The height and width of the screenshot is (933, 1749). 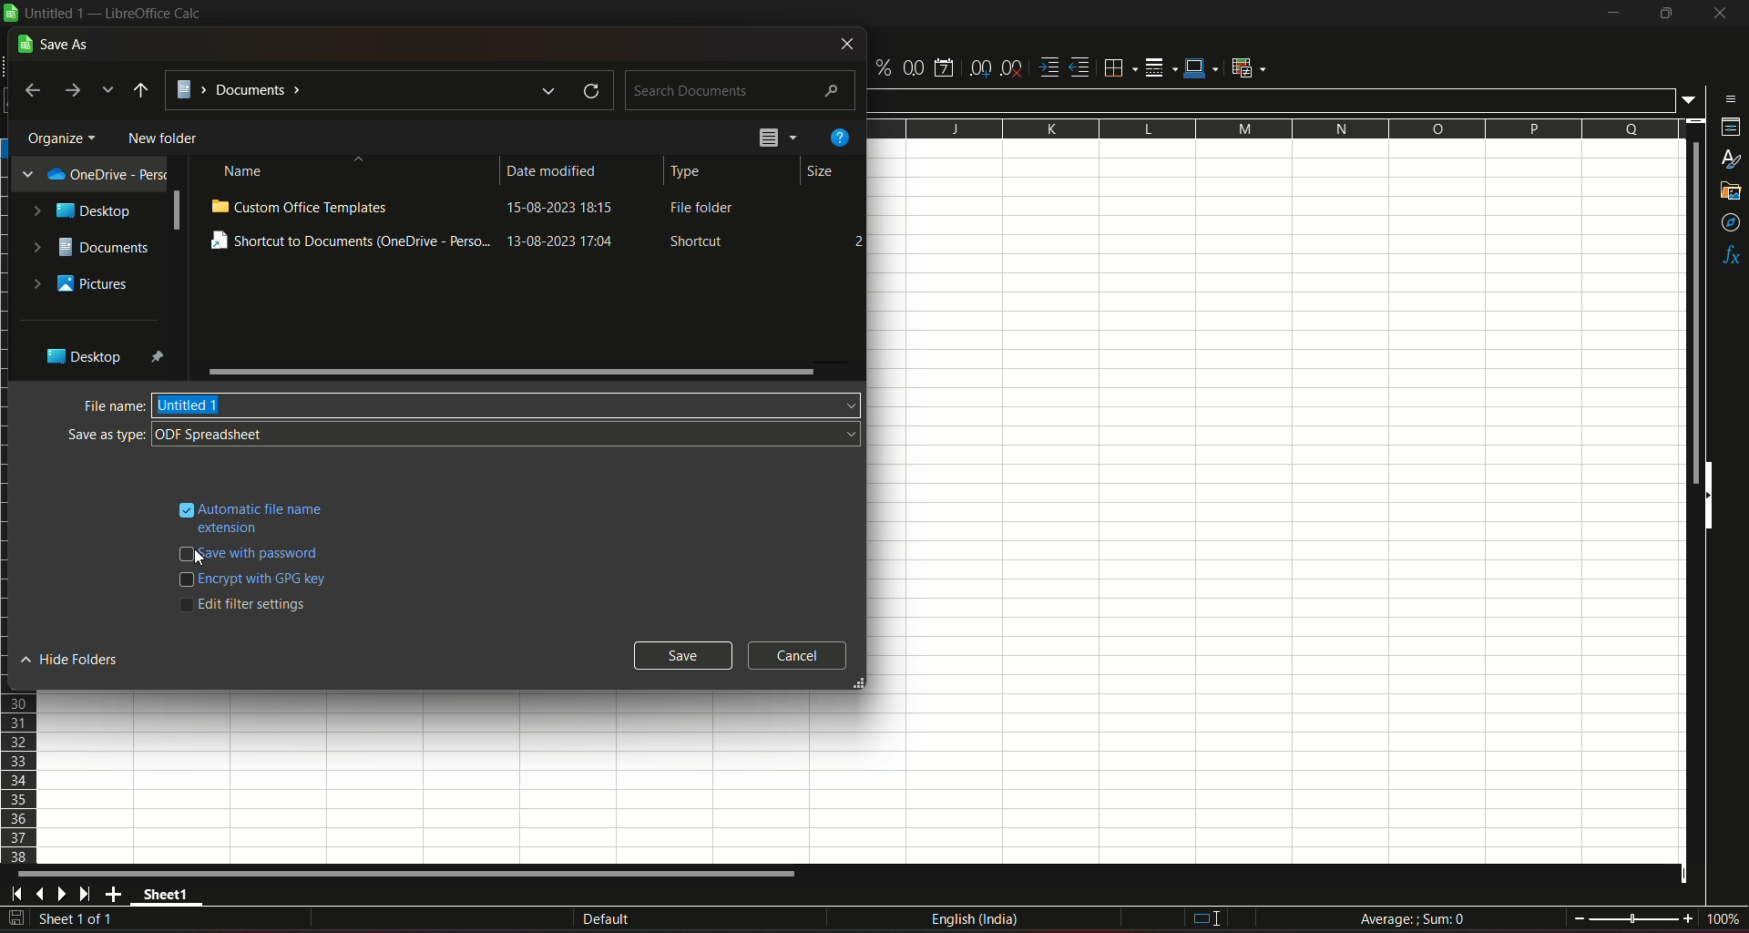 What do you see at coordinates (1691, 100) in the screenshot?
I see `expand formula` at bounding box center [1691, 100].